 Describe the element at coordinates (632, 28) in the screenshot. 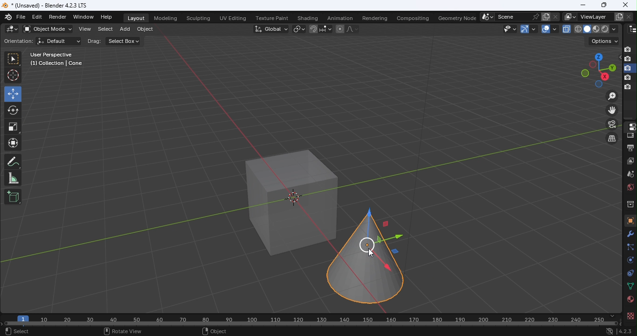

I see `Editor type` at that location.